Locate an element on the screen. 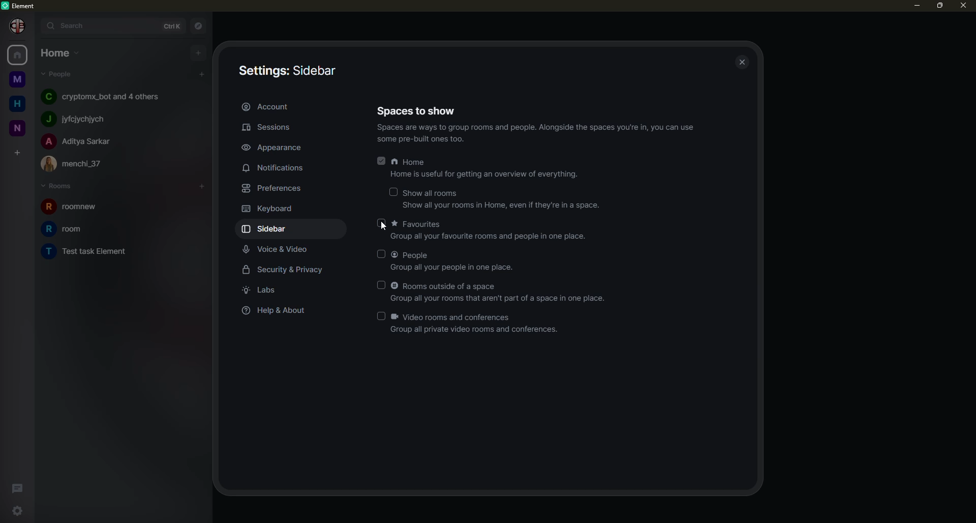  enabled is located at coordinates (380, 164).